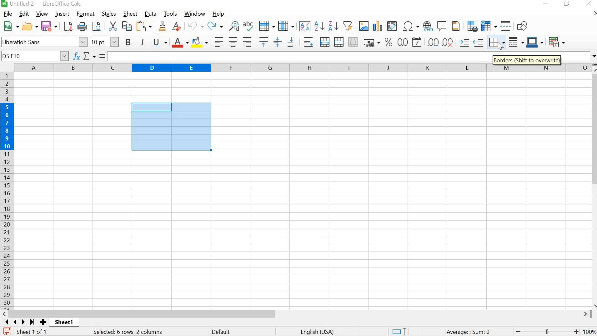 This screenshot has height=336, width=597. I want to click on insert chart, so click(378, 26).